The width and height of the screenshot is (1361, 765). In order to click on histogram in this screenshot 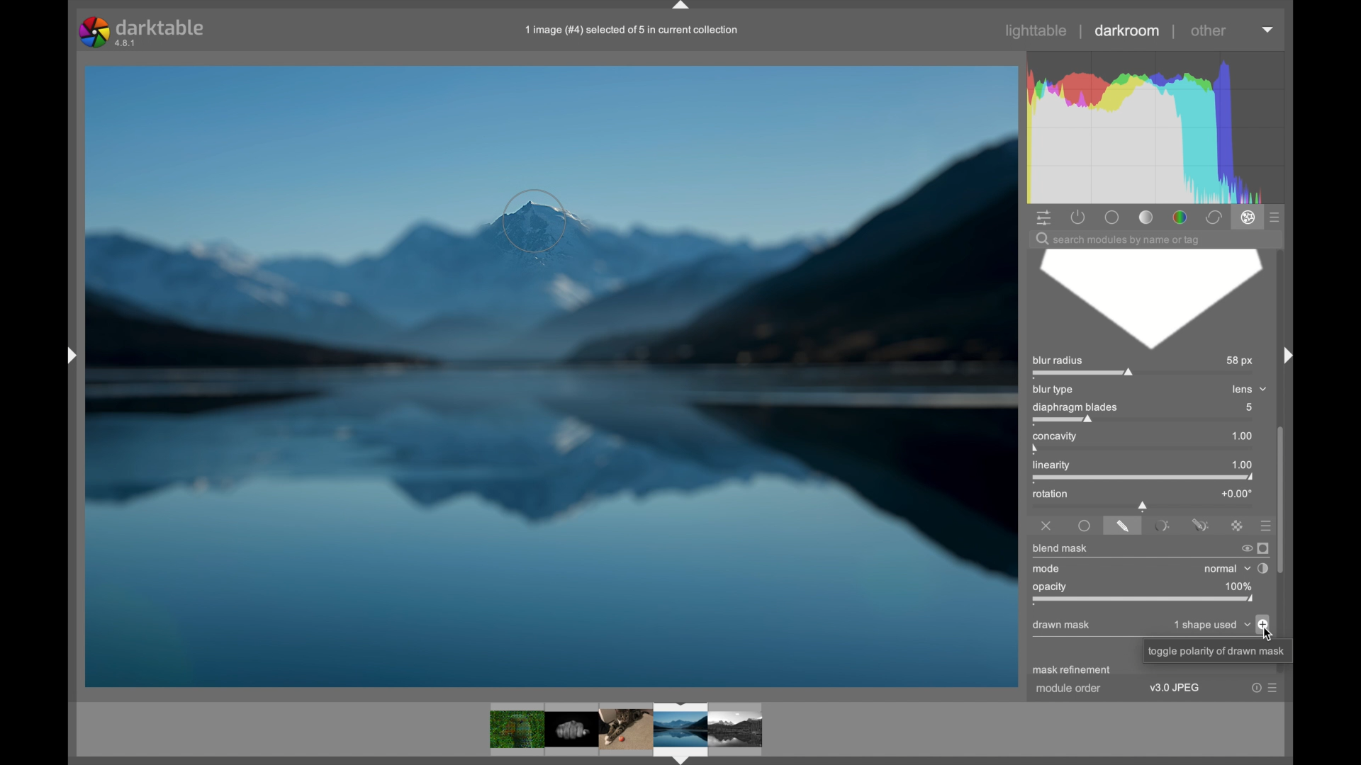, I will do `click(1160, 126)`.